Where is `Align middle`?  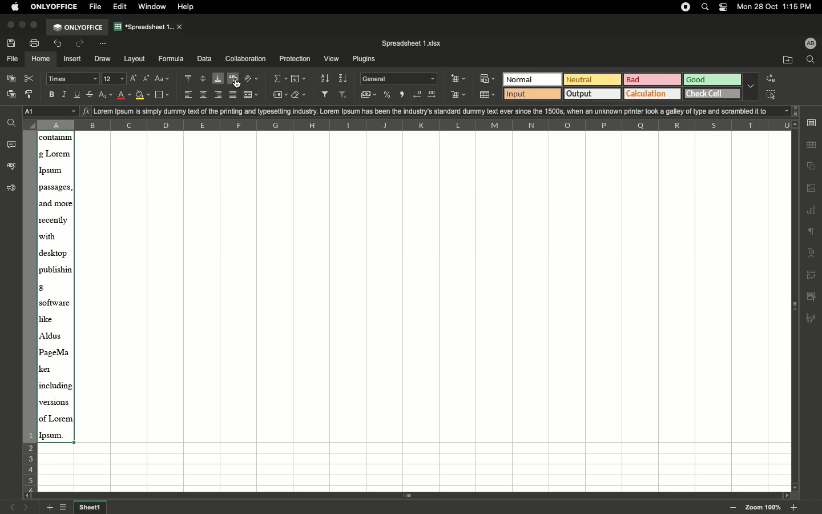 Align middle is located at coordinates (203, 79).